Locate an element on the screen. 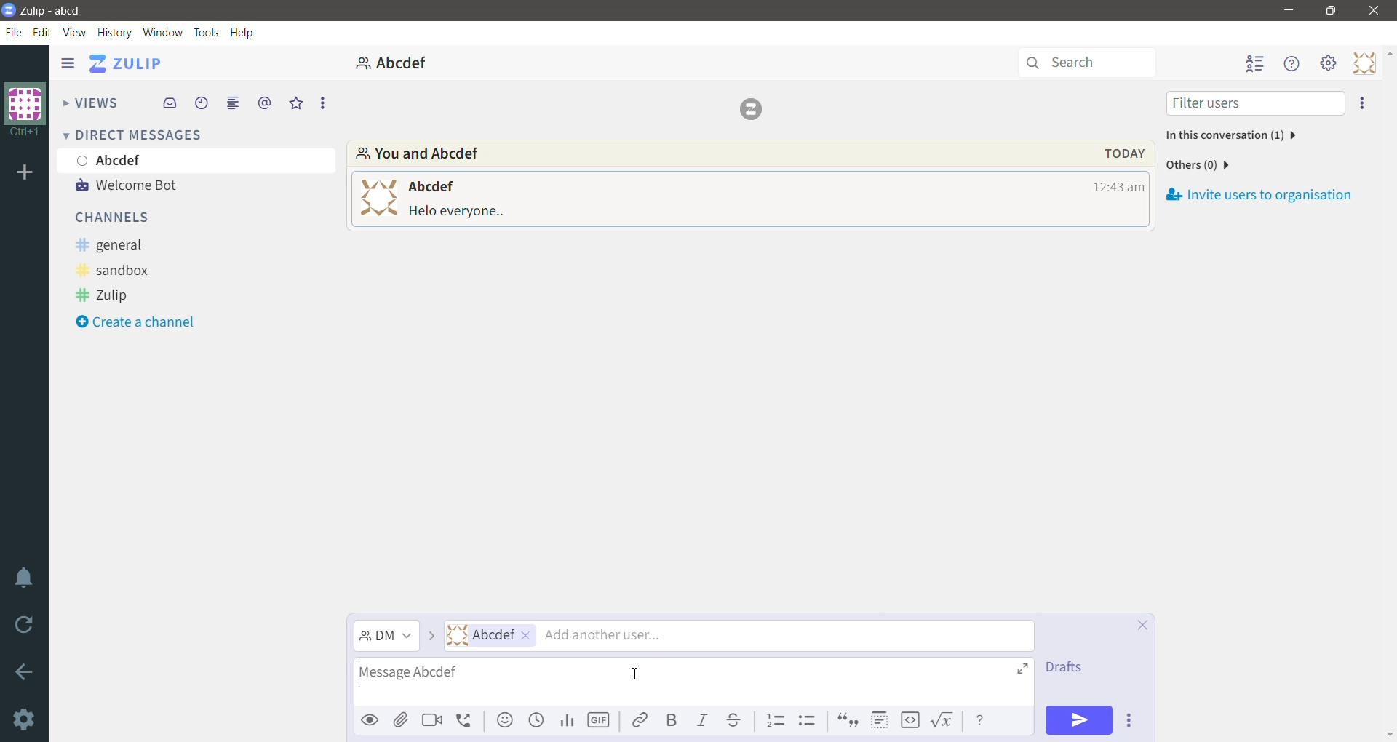 The height and width of the screenshot is (742, 1397). Code is located at coordinates (911, 721).